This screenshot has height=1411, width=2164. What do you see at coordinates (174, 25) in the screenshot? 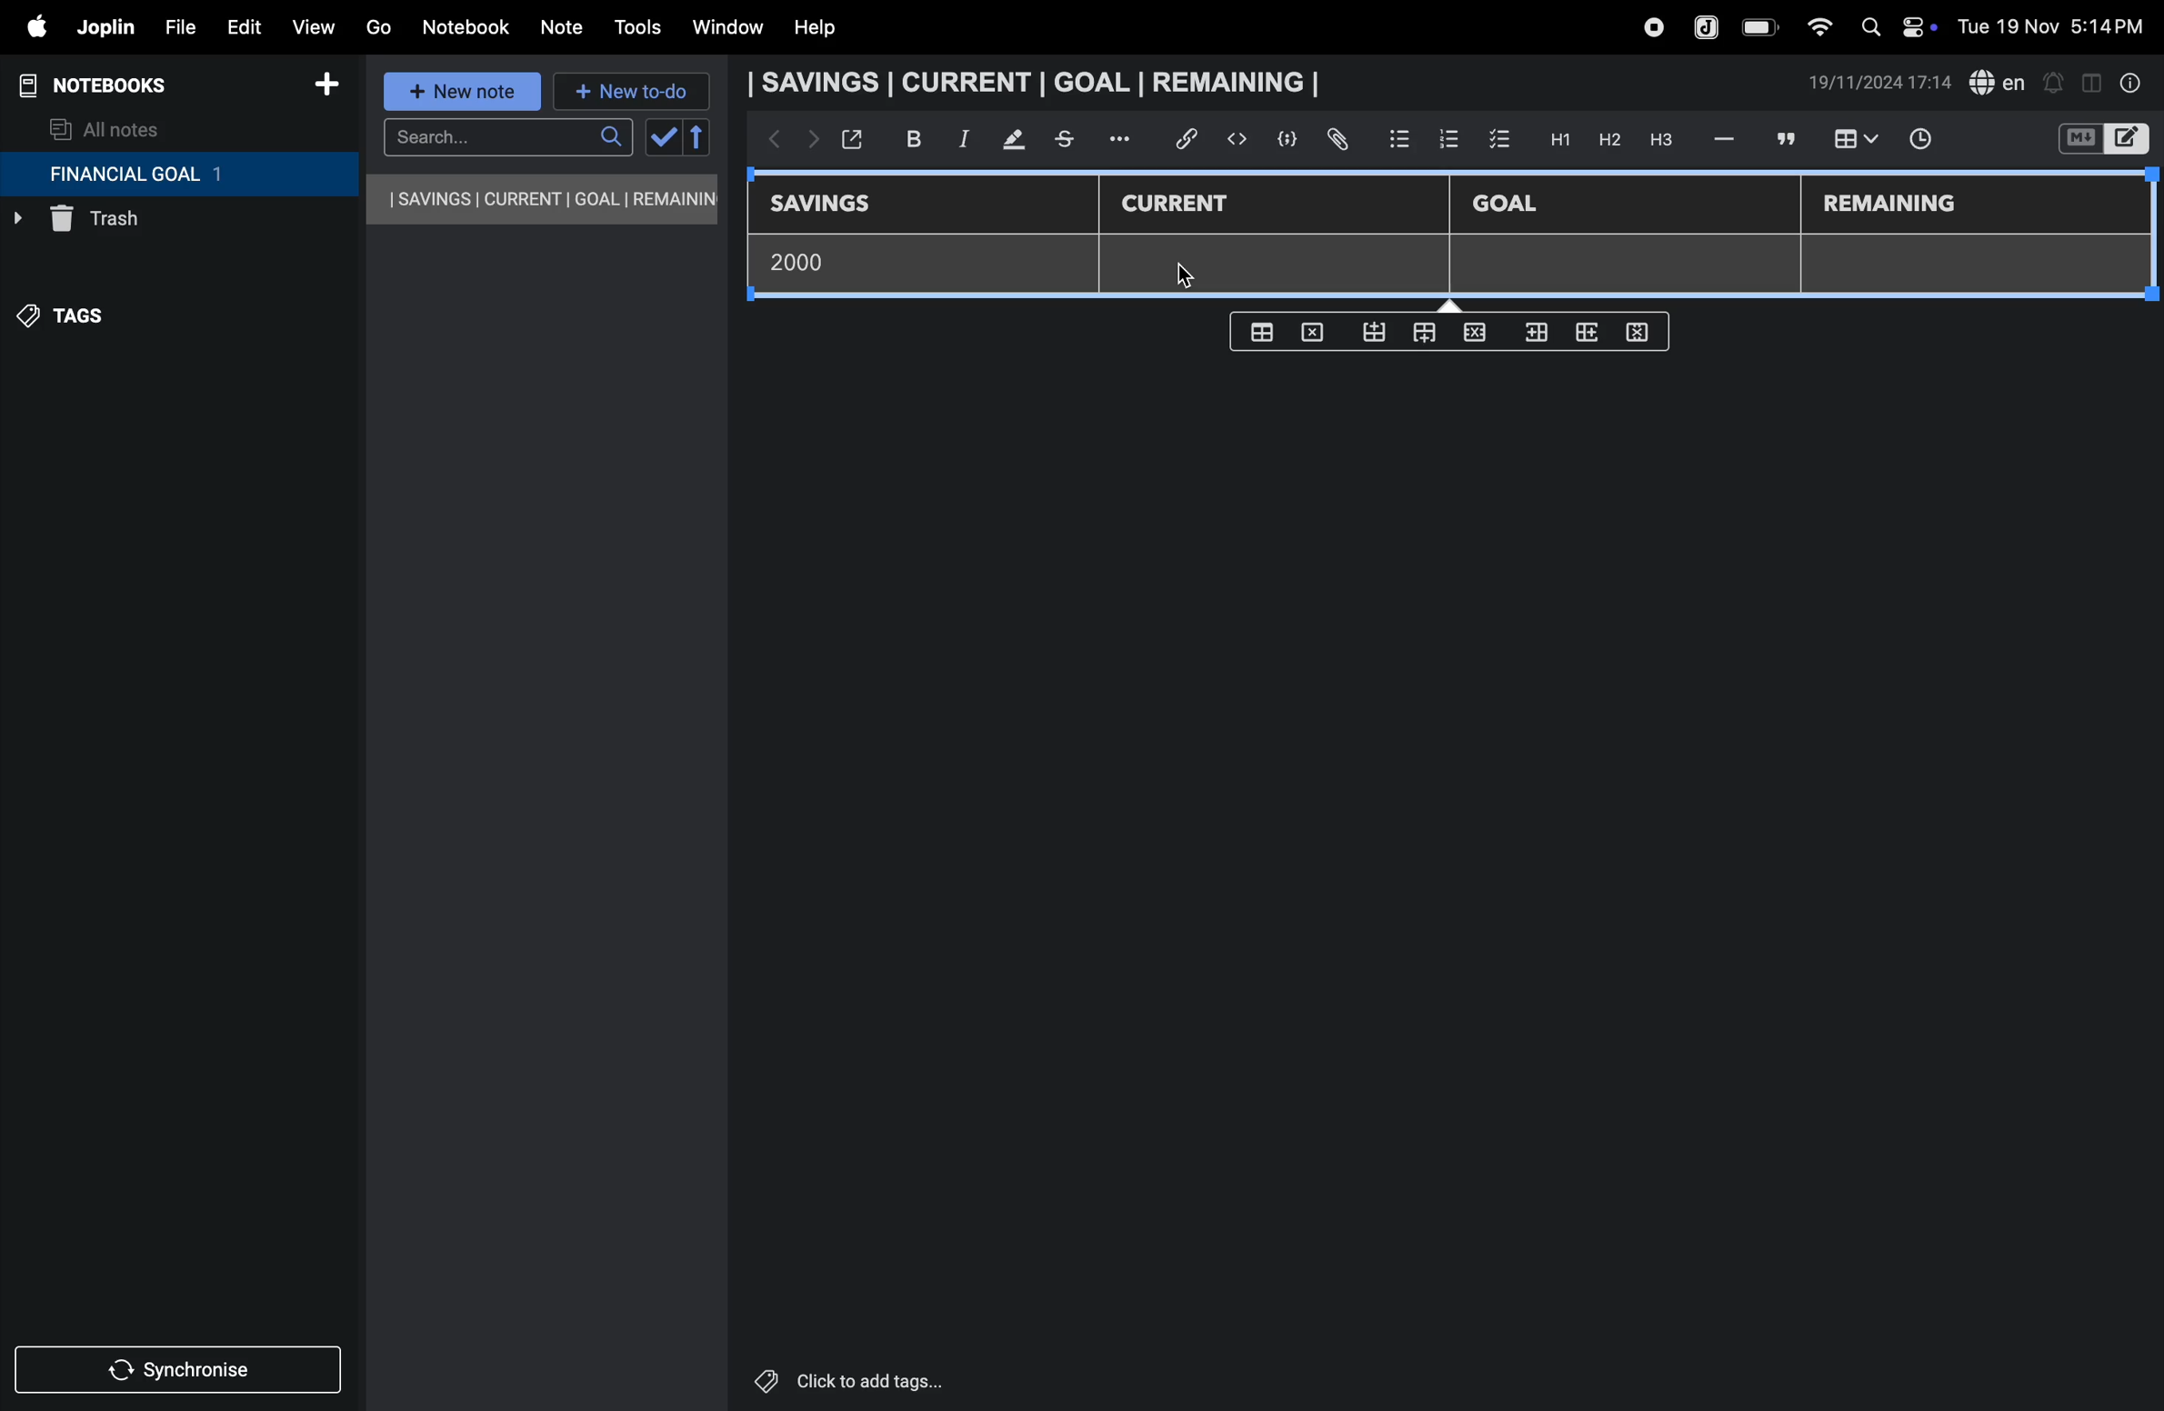
I see `file` at bounding box center [174, 25].